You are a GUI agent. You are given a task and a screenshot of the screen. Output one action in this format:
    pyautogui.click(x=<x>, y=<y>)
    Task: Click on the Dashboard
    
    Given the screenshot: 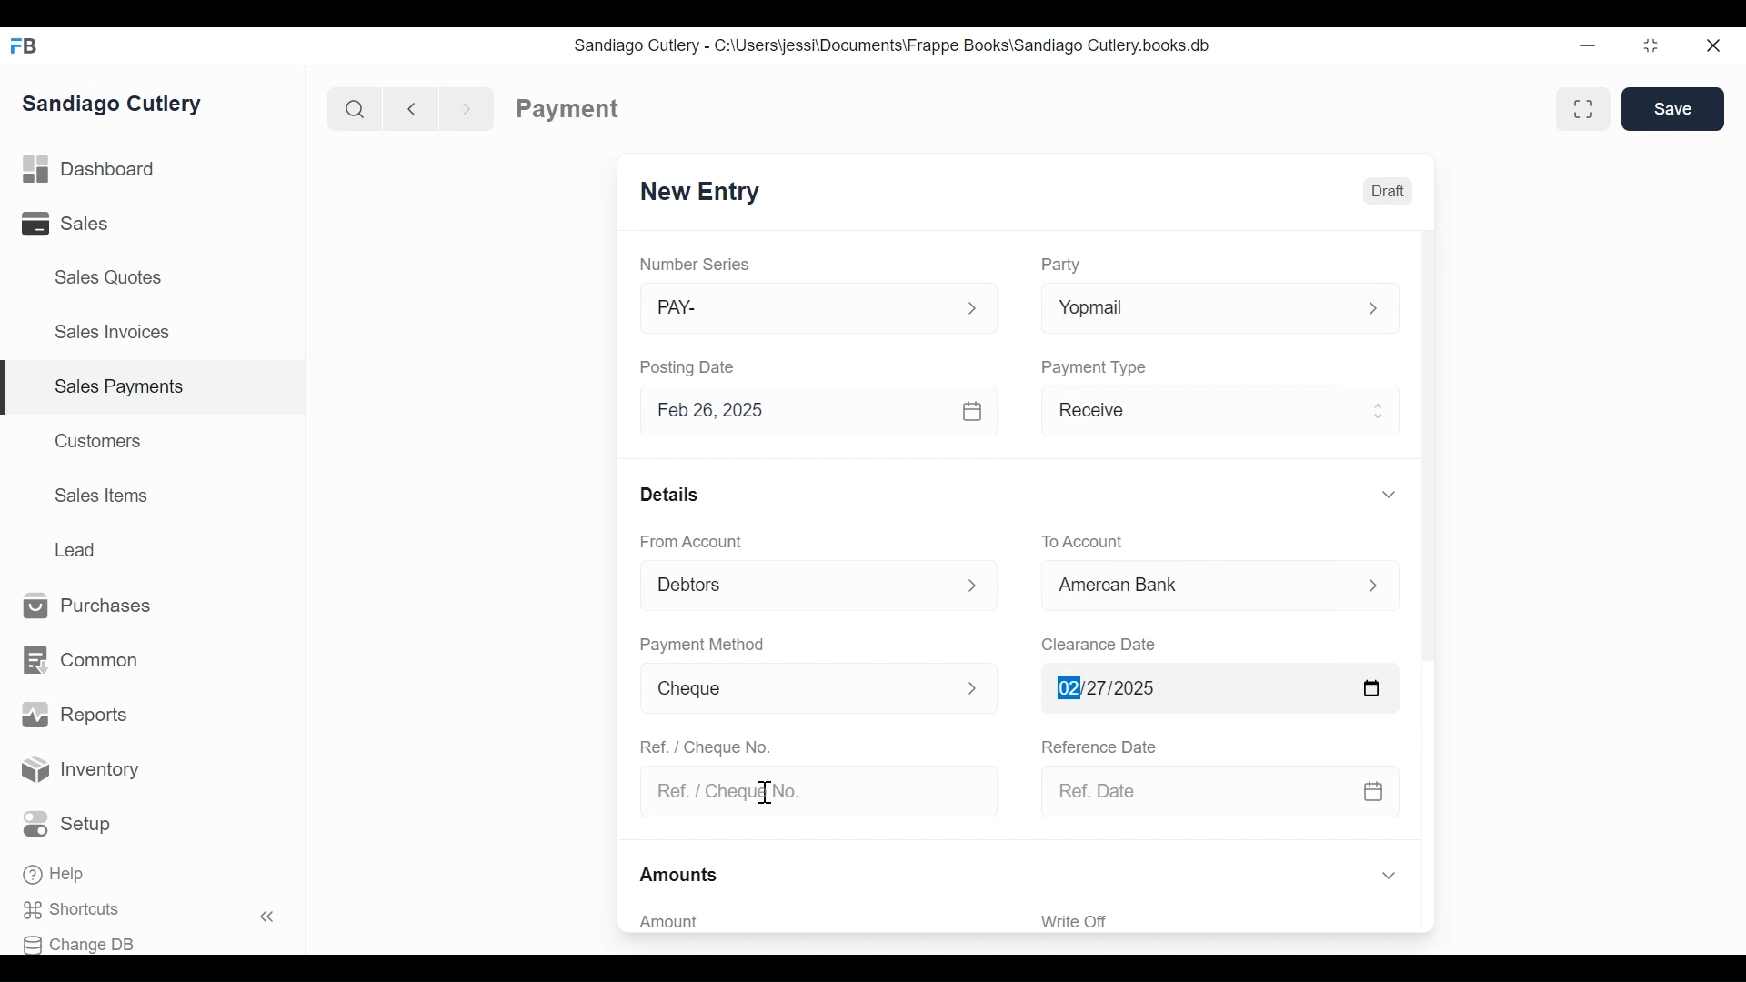 What is the action you would take?
    pyautogui.click(x=89, y=170)
    